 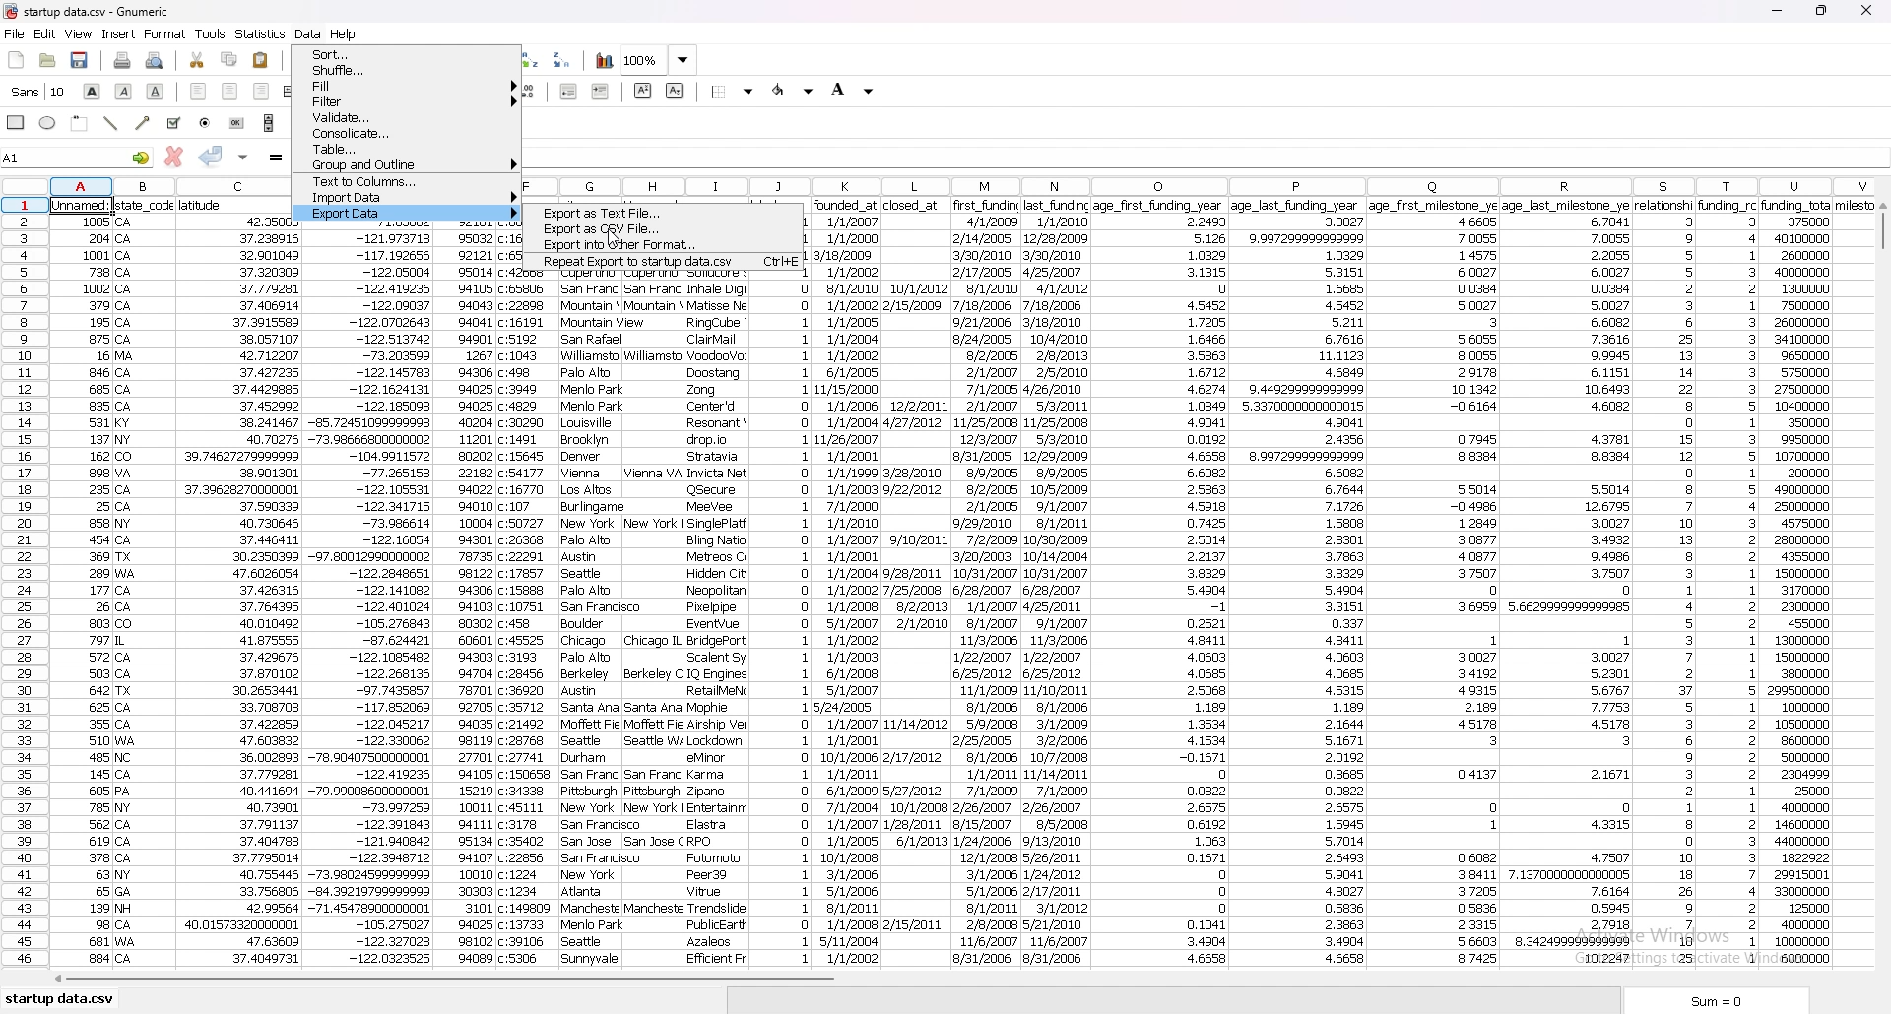 What do you see at coordinates (211, 156) in the screenshot?
I see `accept changes` at bounding box center [211, 156].